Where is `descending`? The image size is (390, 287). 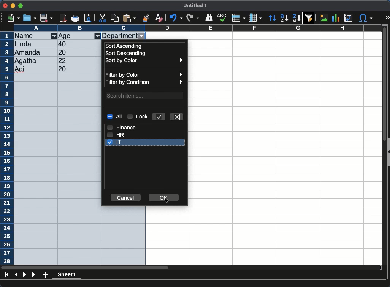 descending is located at coordinates (284, 18).